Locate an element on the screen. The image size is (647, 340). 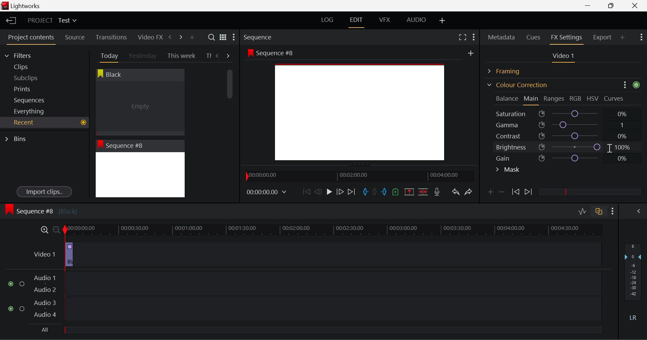
FX Settings Panel Open is located at coordinates (567, 38).